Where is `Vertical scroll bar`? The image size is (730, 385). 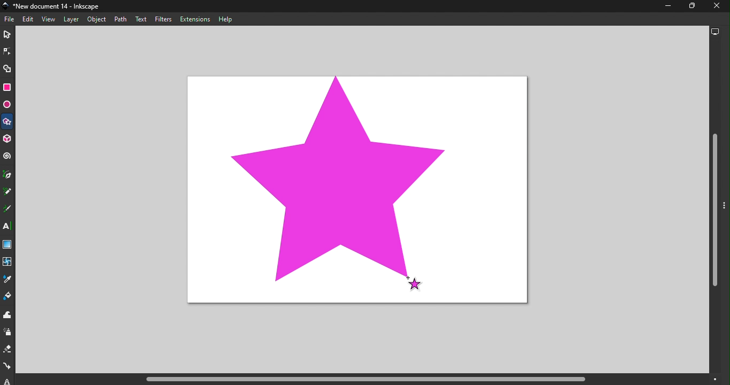
Vertical scroll bar is located at coordinates (715, 206).